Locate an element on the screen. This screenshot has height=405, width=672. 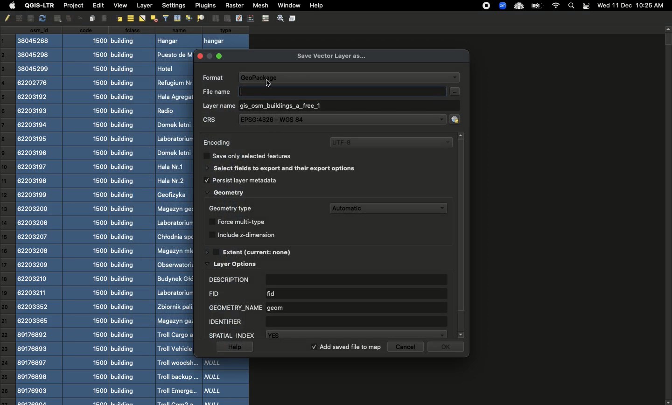
Pencil is located at coordinates (6, 18).